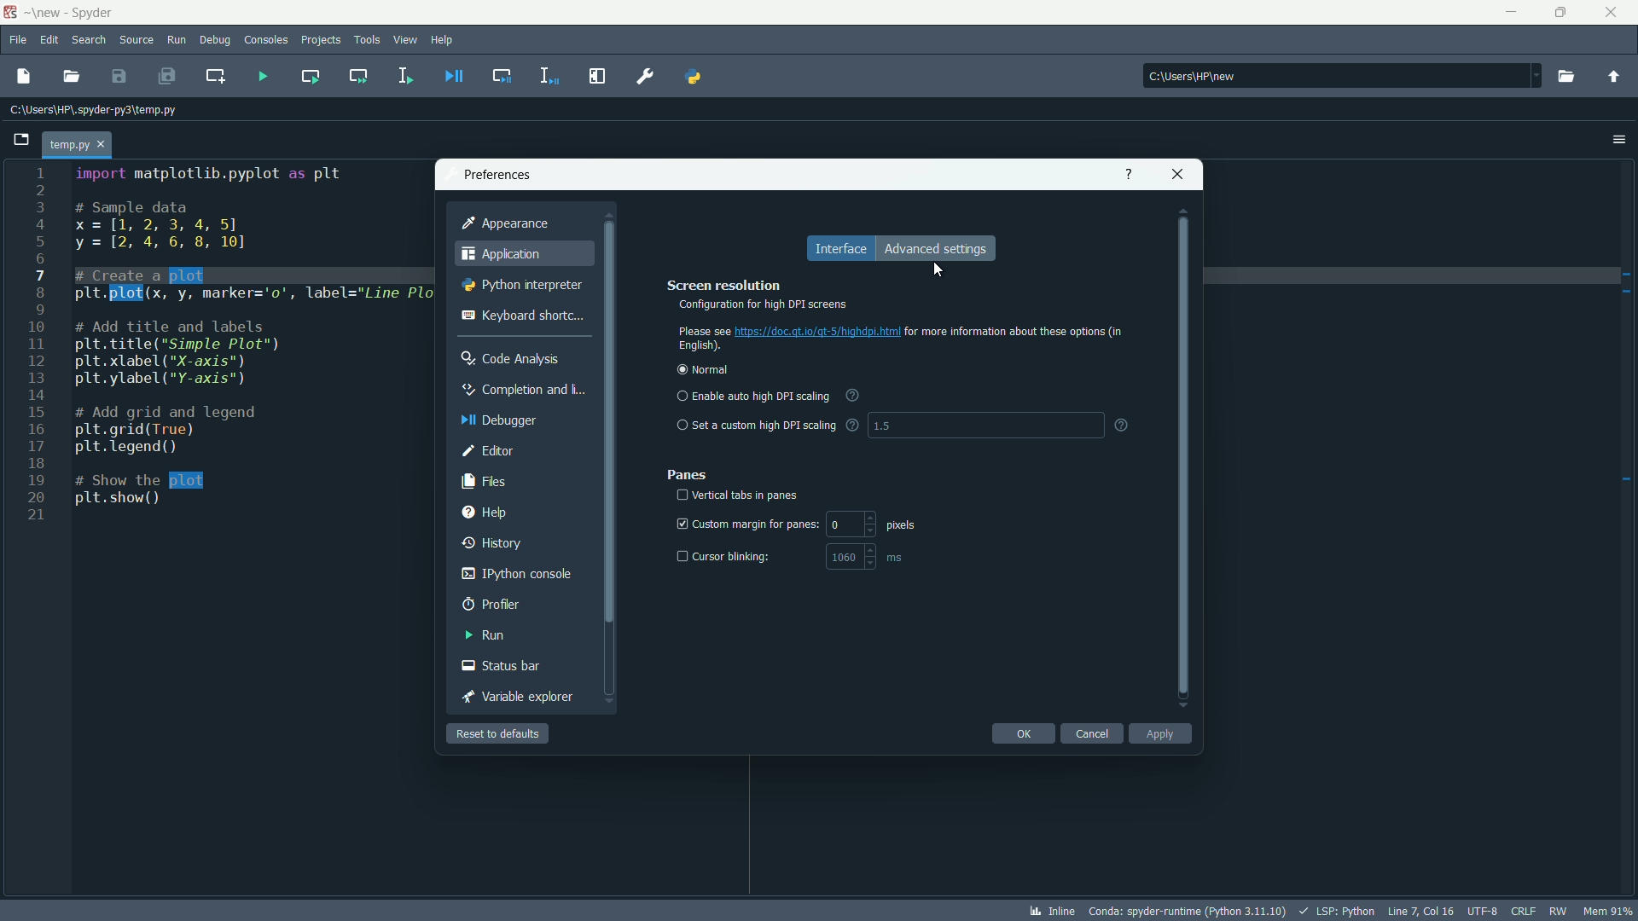 The width and height of the screenshot is (1638, 921). Describe the element at coordinates (853, 396) in the screenshot. I see `more info` at that location.